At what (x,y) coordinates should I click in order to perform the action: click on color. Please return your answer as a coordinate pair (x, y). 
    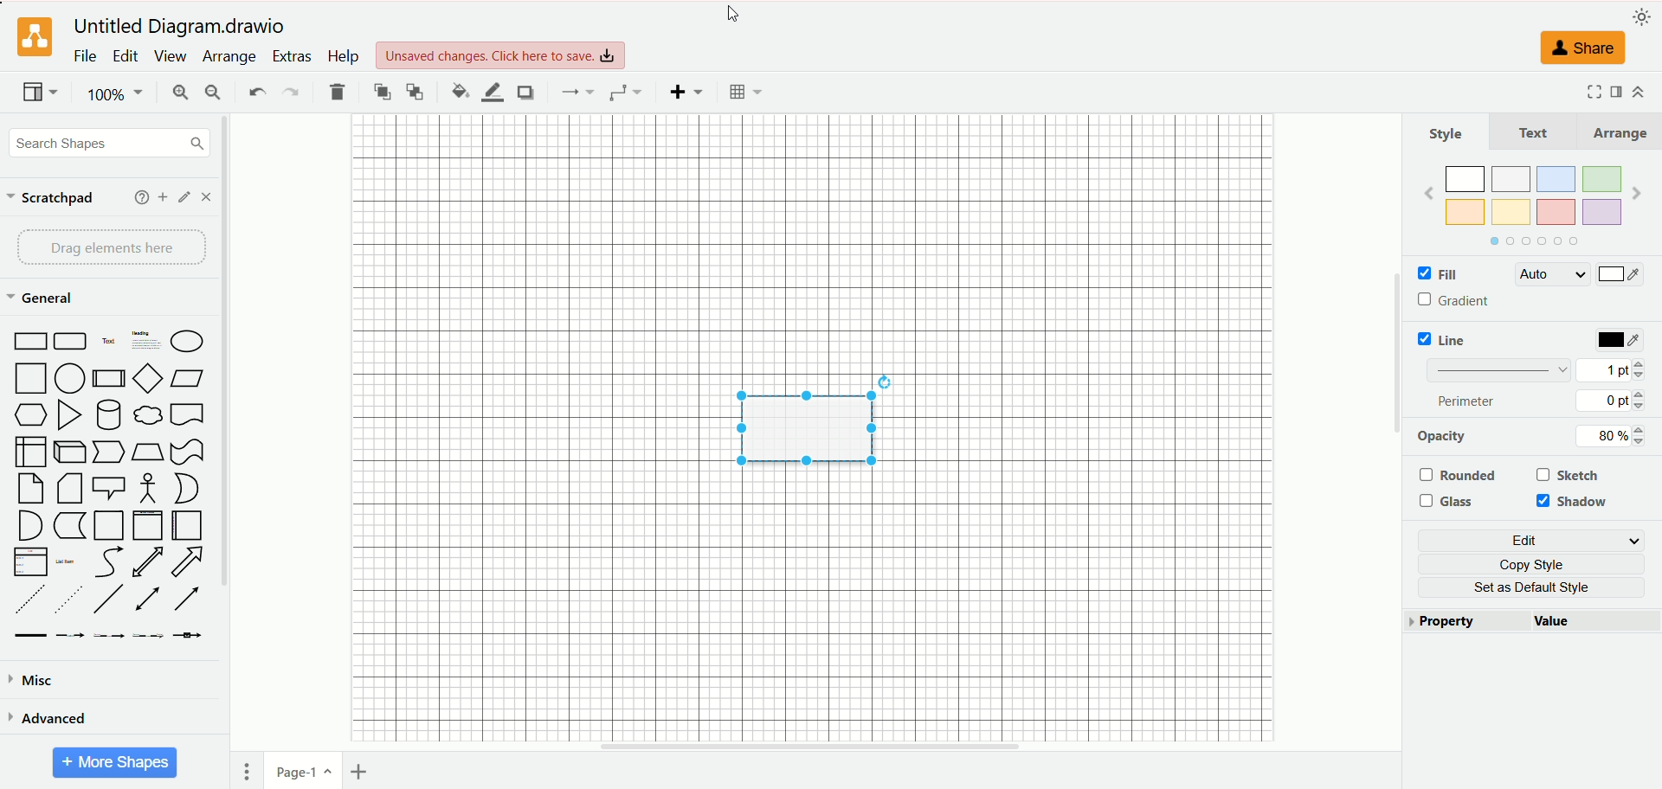
    Looking at the image, I should click on (1621, 341).